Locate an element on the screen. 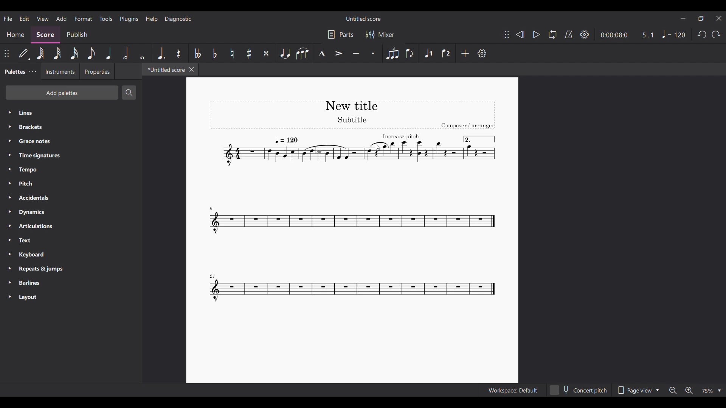 This screenshot has width=726, height=408. Current ratio is located at coordinates (648, 35).